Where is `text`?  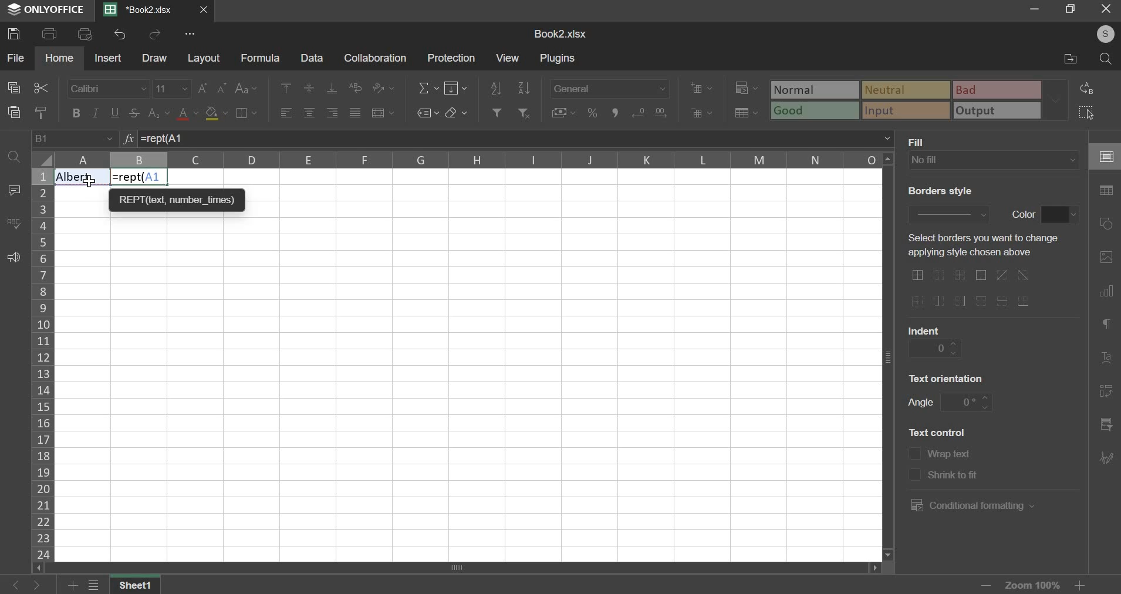 text is located at coordinates (953, 473).